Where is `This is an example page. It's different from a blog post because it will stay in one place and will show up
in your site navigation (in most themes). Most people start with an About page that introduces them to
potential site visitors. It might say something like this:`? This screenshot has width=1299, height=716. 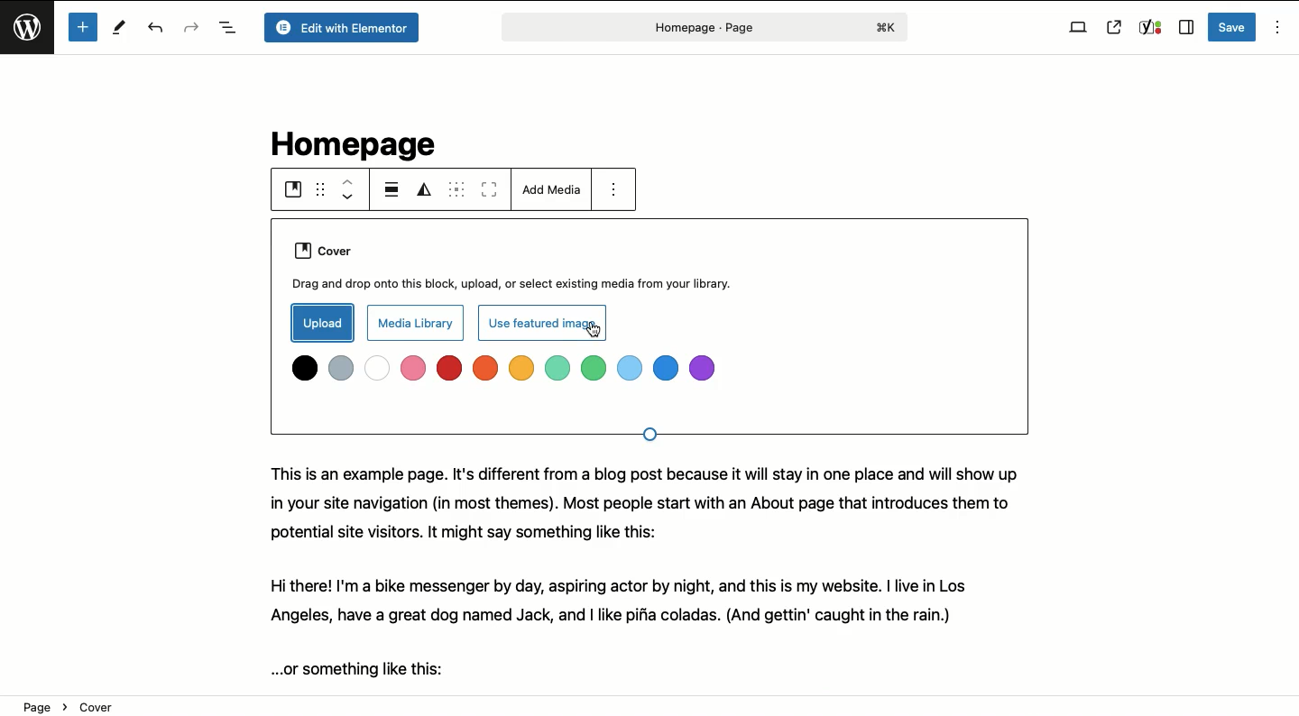 This is an example page. It's different from a blog post because it will stay in one place and will show up
in your site navigation (in most themes). Most people start with an About page that introduces them to
potential site visitors. It might say something like this: is located at coordinates (655, 507).